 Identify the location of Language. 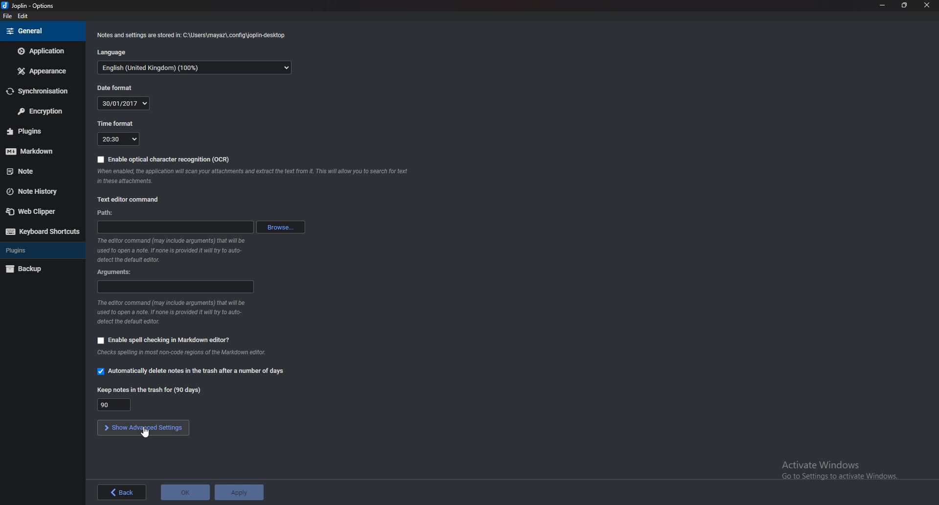
(116, 52).